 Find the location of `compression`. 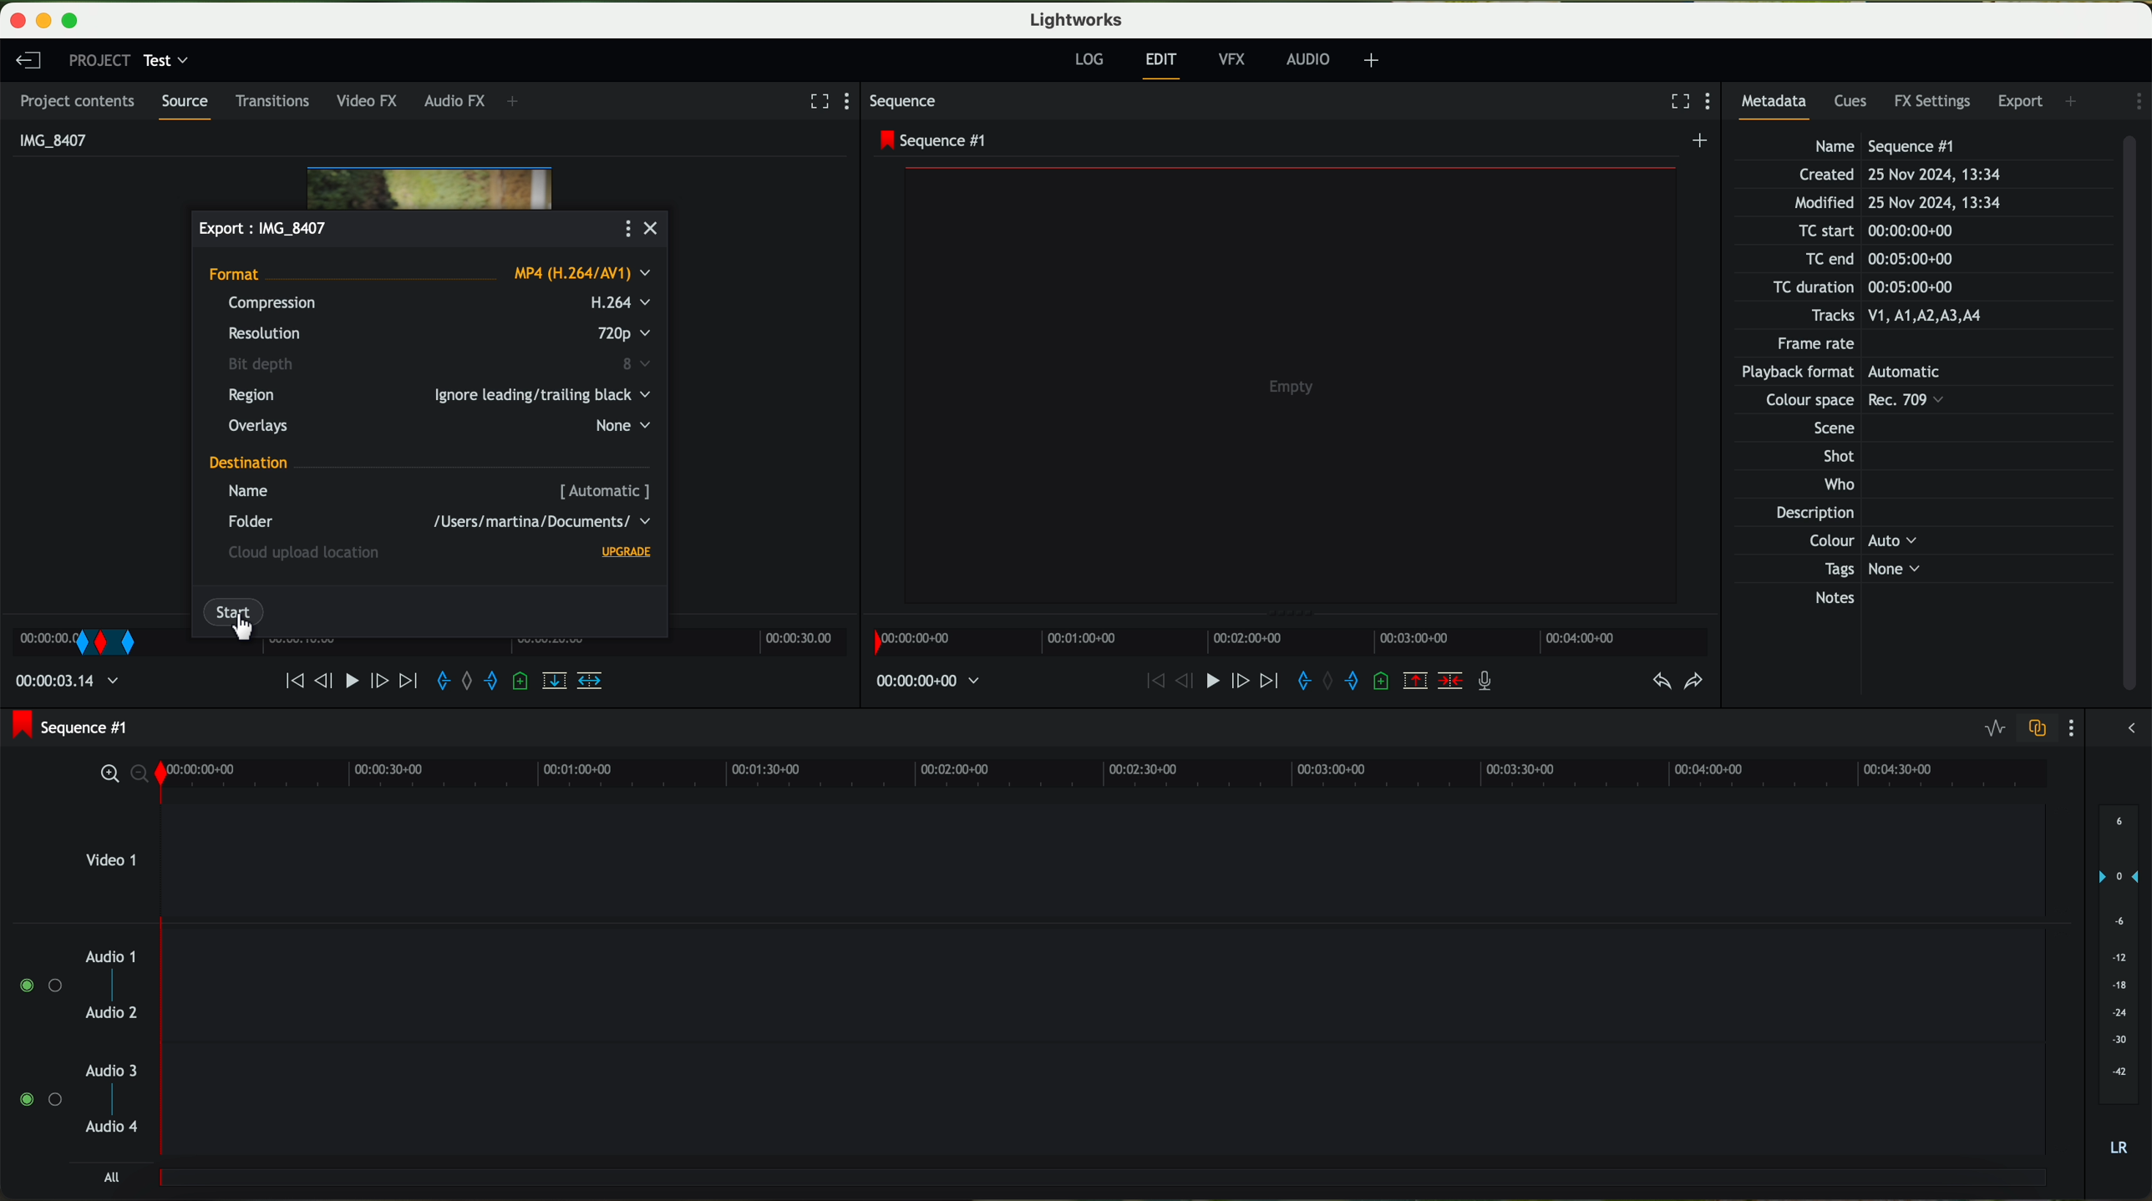

compression is located at coordinates (437, 305).